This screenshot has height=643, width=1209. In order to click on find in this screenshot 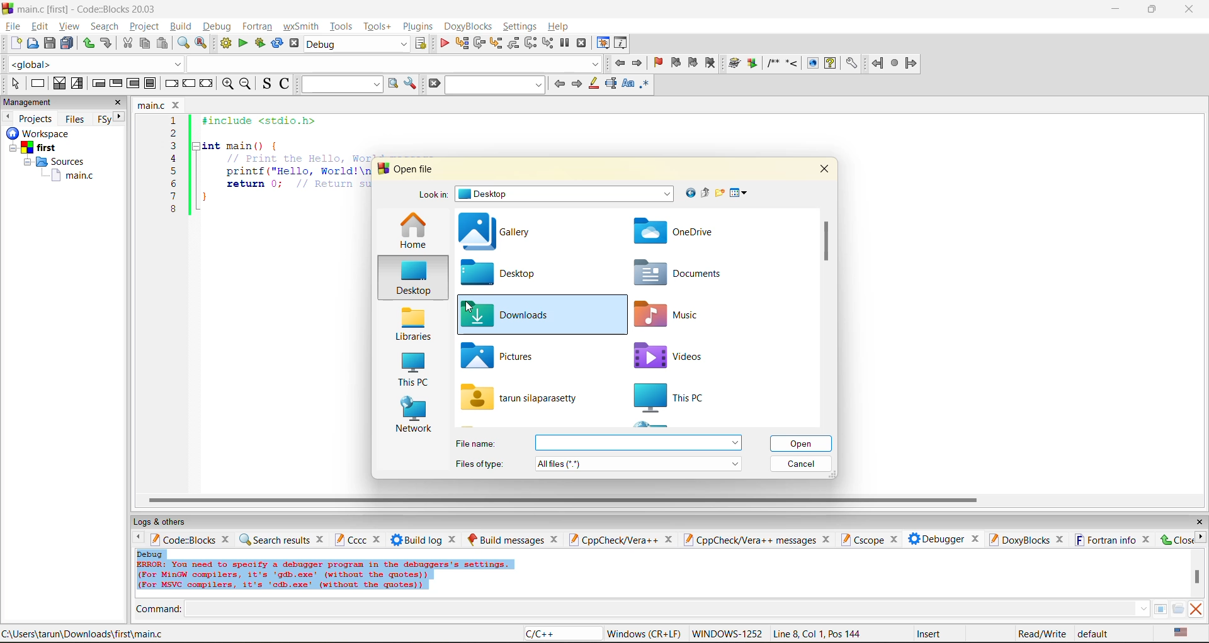, I will do `click(183, 43)`.